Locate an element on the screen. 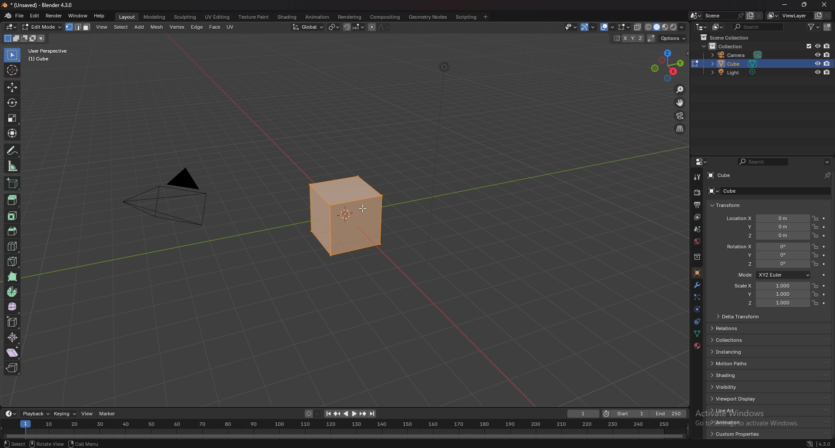 The height and width of the screenshot is (448, 835). window is located at coordinates (78, 16).